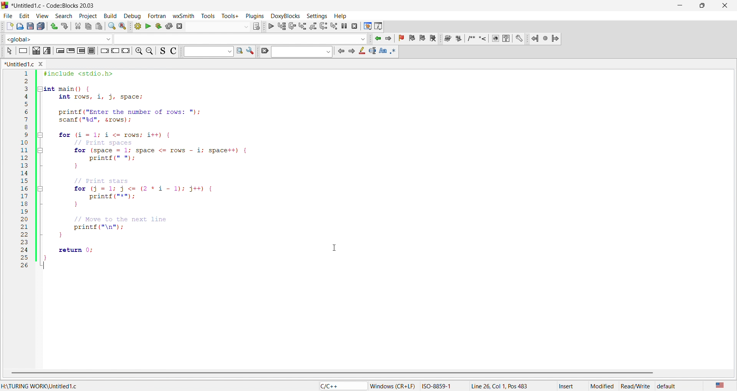 Image resolution: width=737 pixels, height=391 pixels. I want to click on docxy blocks, so click(481, 39).